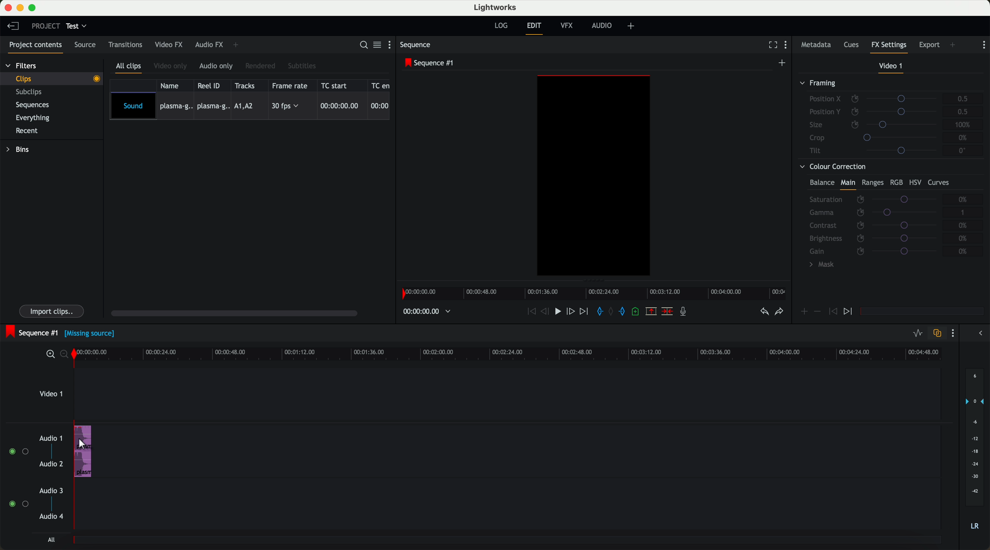 This screenshot has height=550, width=990. Describe the element at coordinates (778, 313) in the screenshot. I see `redo` at that location.